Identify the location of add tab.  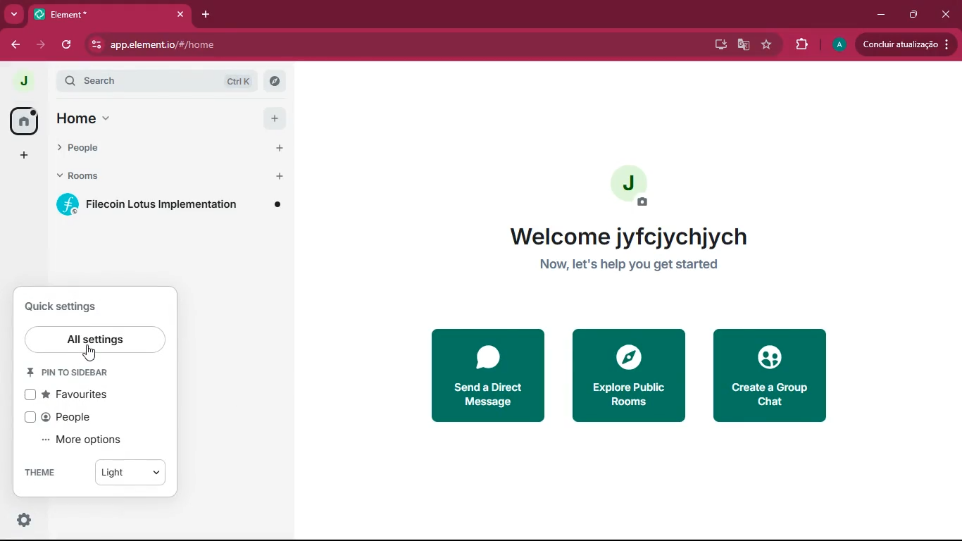
(204, 13).